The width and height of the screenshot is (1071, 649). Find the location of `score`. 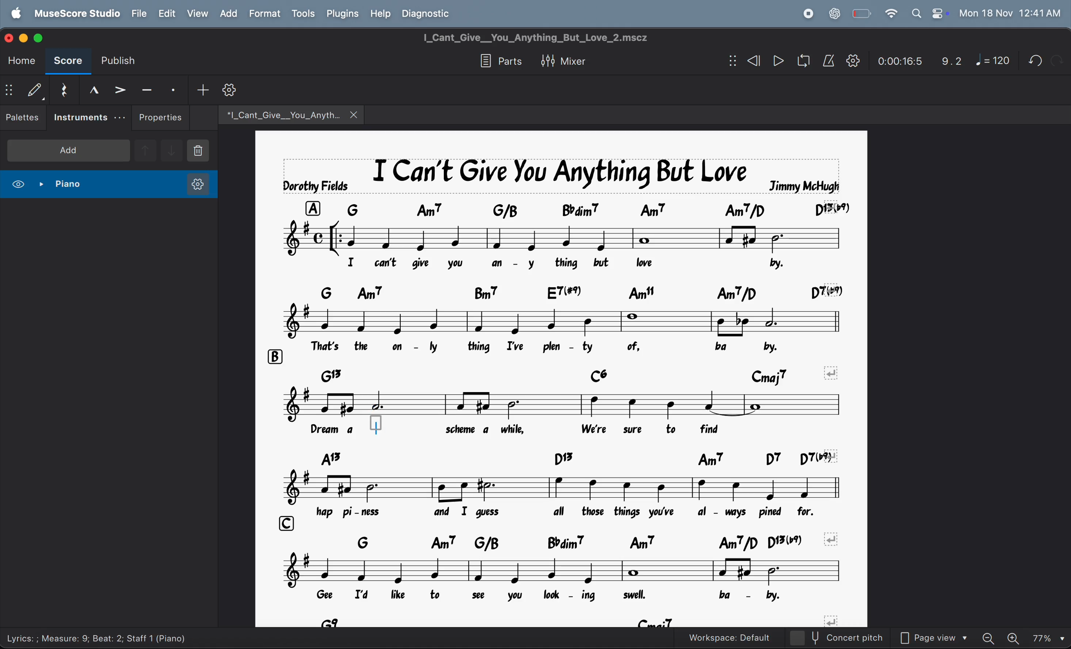

score is located at coordinates (68, 63).